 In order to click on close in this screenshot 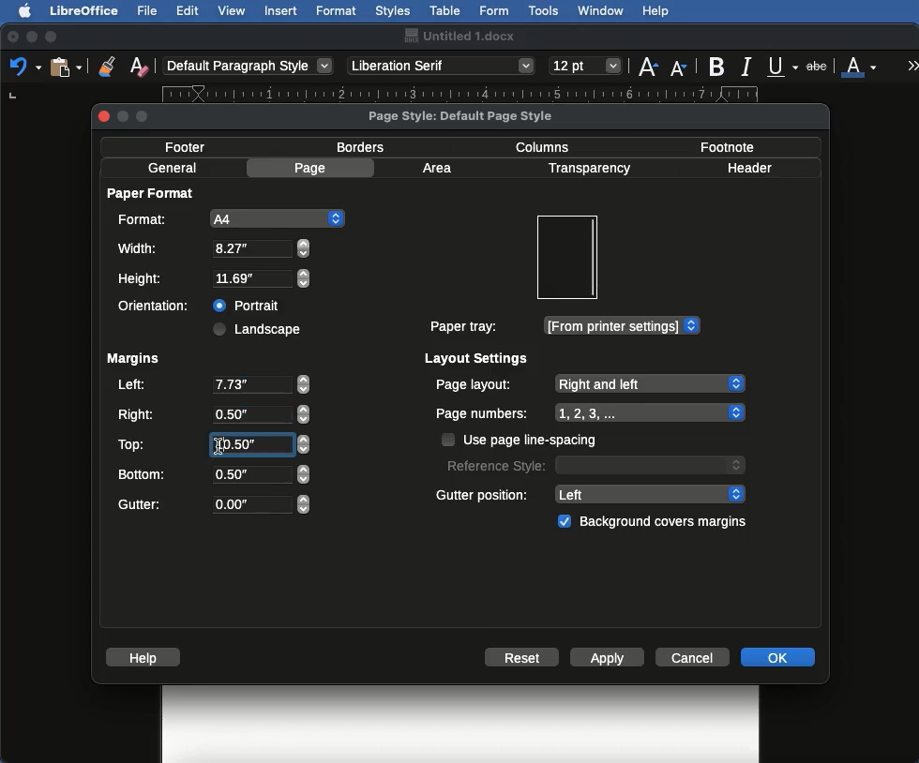, I will do `click(105, 120)`.